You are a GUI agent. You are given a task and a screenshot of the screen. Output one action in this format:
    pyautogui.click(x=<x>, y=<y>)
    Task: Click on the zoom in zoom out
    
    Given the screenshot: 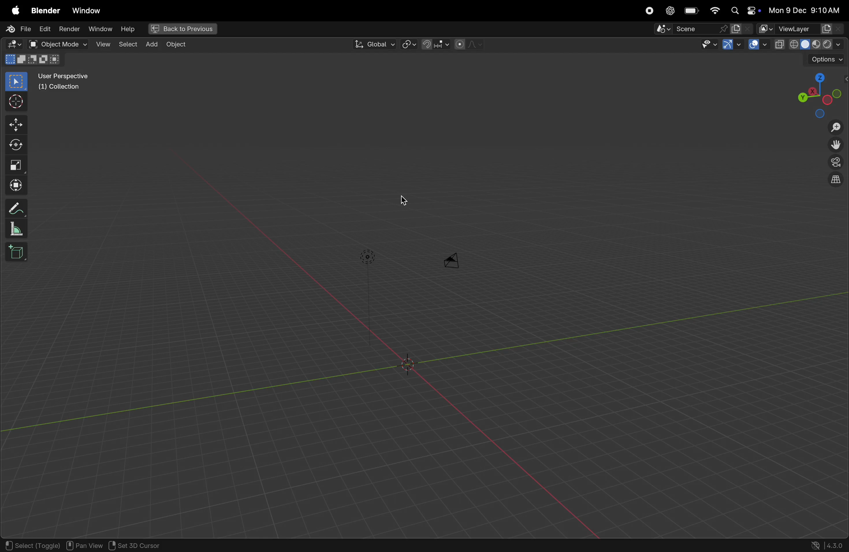 What is the action you would take?
    pyautogui.click(x=838, y=127)
    